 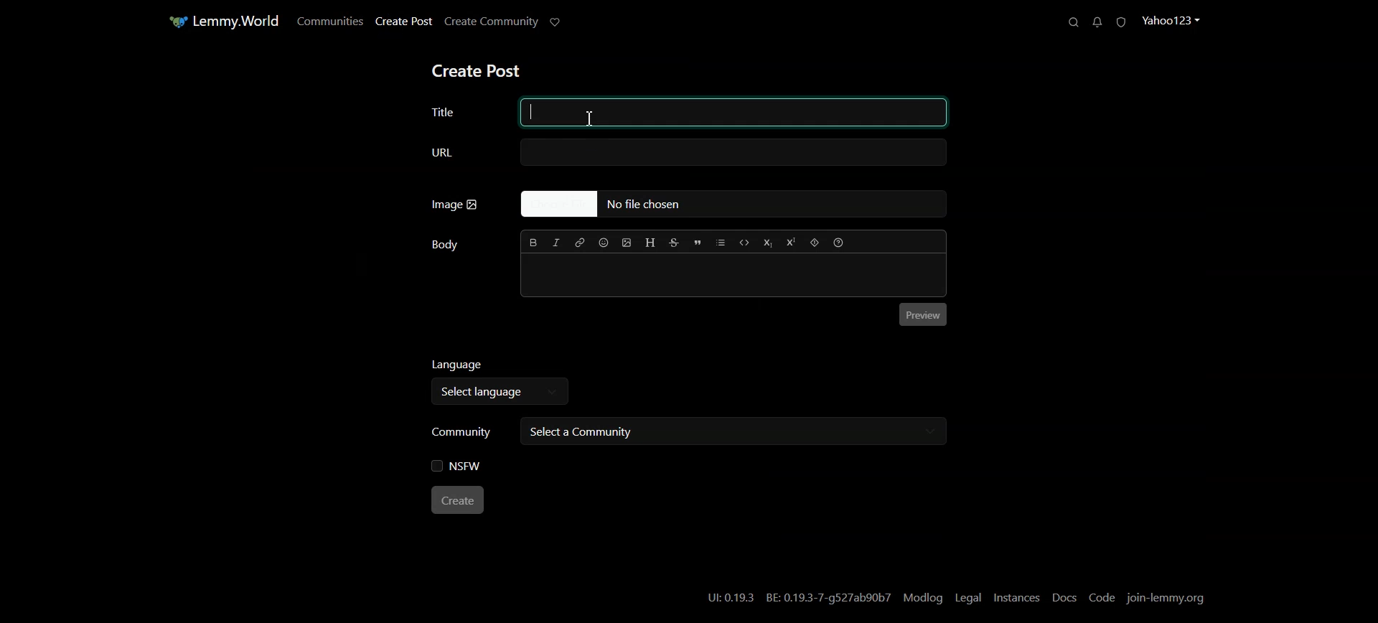 I want to click on Unread Report, so click(x=1125, y=22).